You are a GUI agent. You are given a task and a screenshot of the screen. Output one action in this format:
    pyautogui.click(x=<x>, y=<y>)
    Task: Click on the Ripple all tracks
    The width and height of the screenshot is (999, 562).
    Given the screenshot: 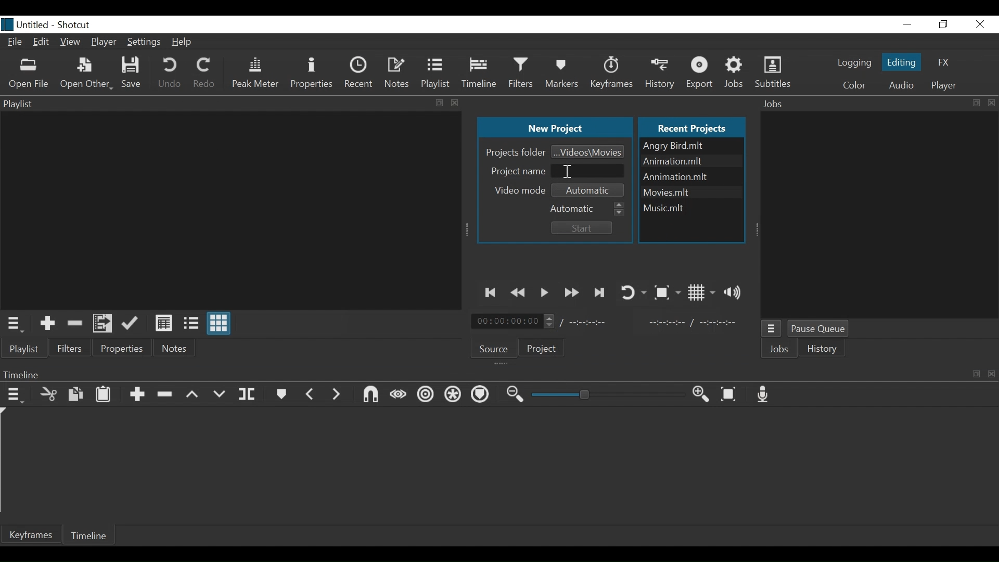 What is the action you would take?
    pyautogui.click(x=453, y=395)
    